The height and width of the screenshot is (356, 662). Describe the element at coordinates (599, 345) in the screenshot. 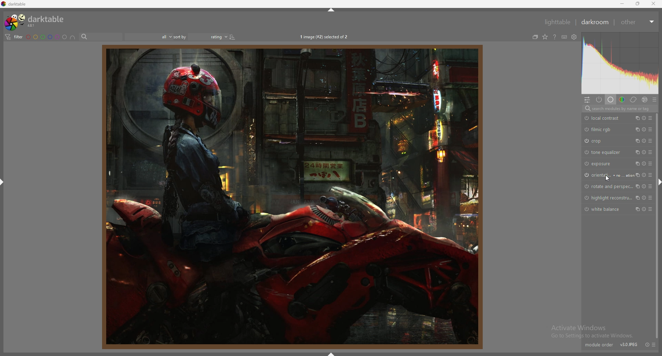

I see `module order` at that location.